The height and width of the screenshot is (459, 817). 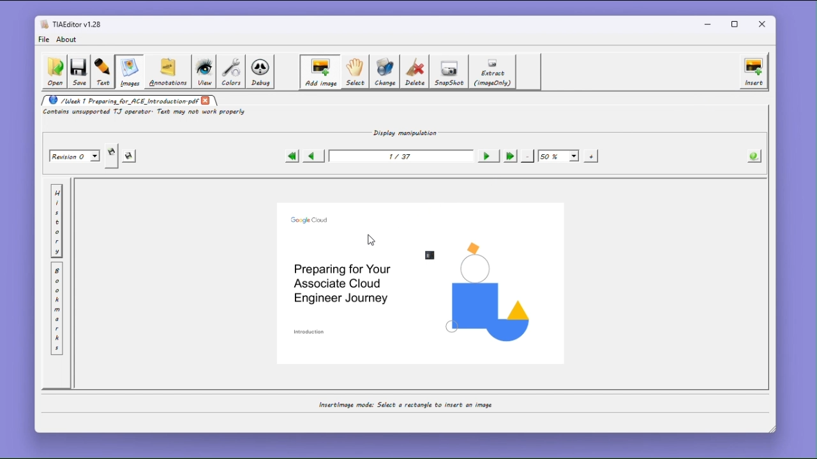 What do you see at coordinates (204, 72) in the screenshot?
I see `view ` at bounding box center [204, 72].